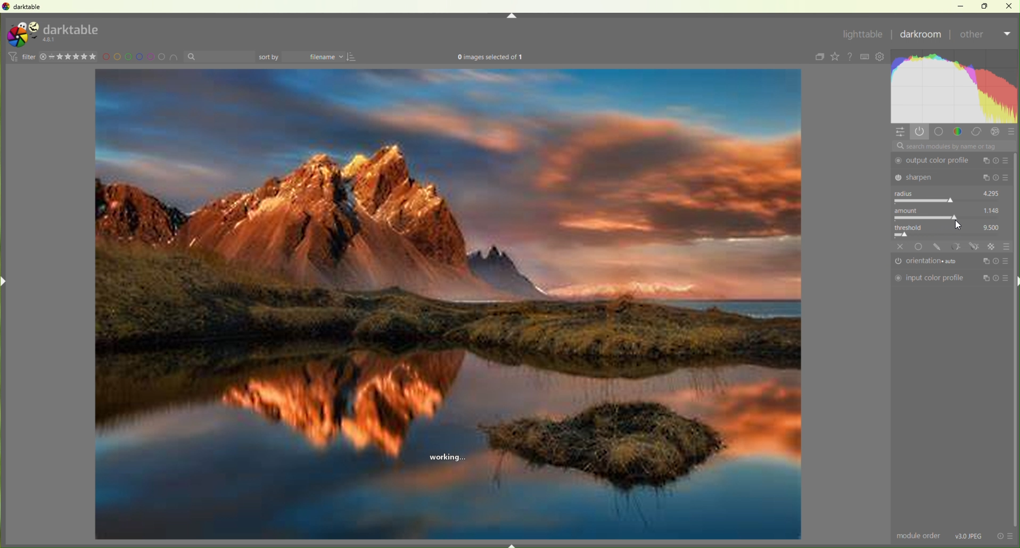  Describe the element at coordinates (866, 57) in the screenshot. I see `shortcuts` at that location.